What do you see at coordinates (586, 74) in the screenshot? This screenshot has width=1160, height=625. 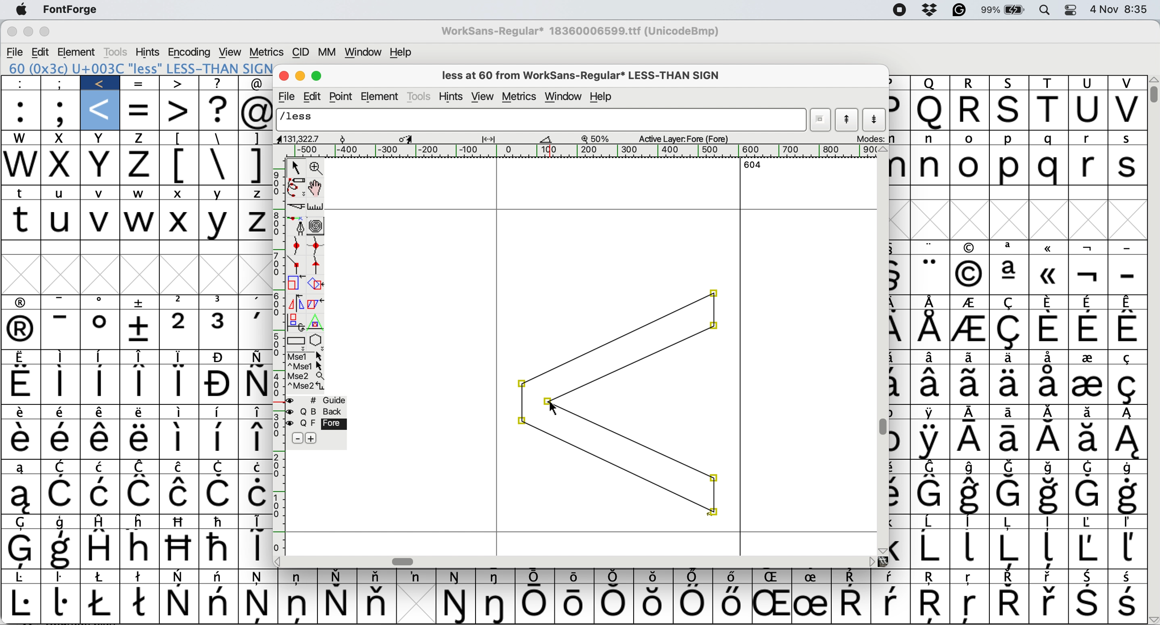 I see `less at 60 from WorkSans-Regular* LESS-THAN SIGN` at bounding box center [586, 74].